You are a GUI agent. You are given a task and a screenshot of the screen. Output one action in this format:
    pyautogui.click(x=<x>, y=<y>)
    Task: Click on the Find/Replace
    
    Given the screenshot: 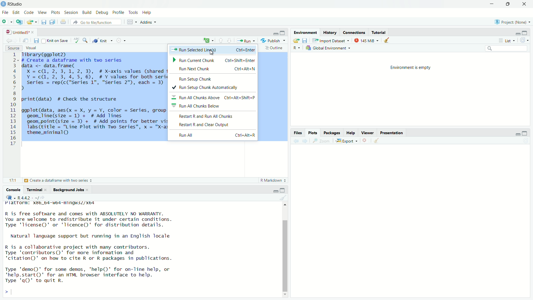 What is the action you would take?
    pyautogui.click(x=85, y=41)
    